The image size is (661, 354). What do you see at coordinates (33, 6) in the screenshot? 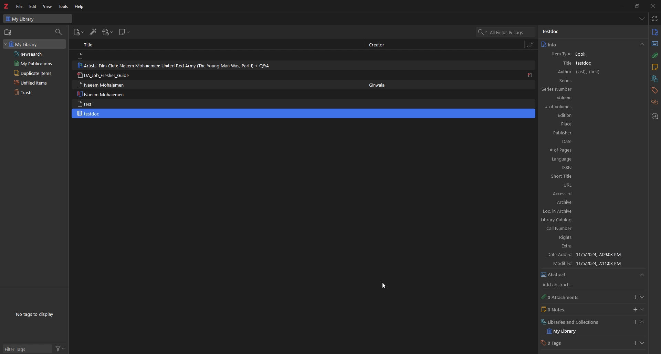
I see `edit` at bounding box center [33, 6].